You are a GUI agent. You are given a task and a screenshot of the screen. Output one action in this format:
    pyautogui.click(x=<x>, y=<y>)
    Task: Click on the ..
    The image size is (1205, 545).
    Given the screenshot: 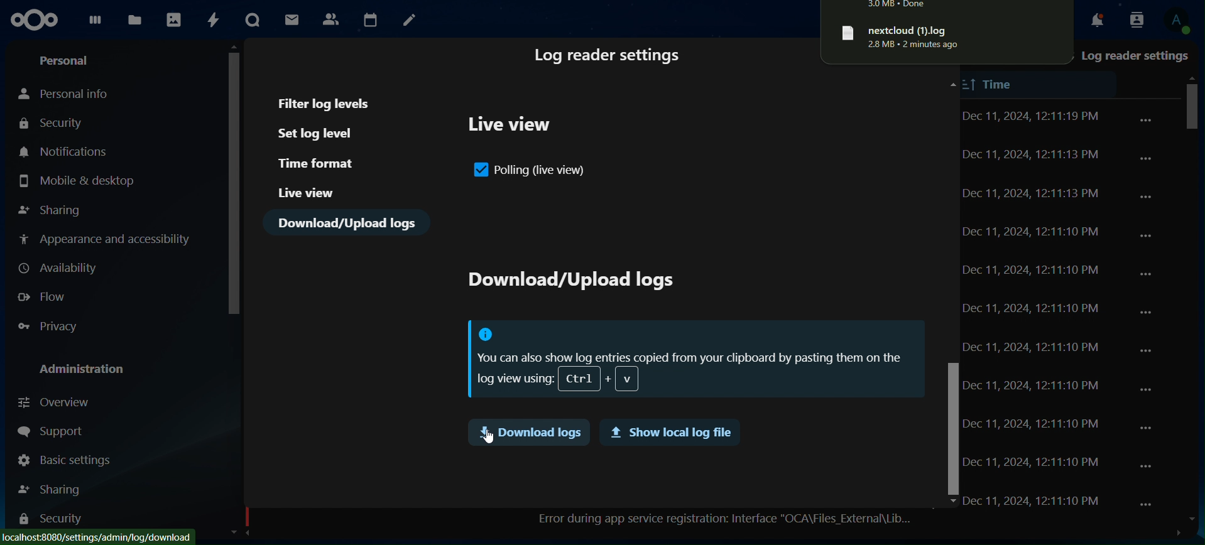 What is the action you would take?
    pyautogui.click(x=1146, y=120)
    